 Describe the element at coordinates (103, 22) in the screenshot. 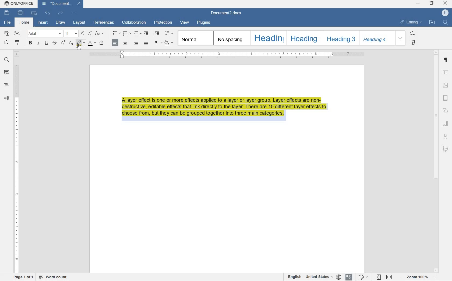

I see `REFERENCES` at that location.